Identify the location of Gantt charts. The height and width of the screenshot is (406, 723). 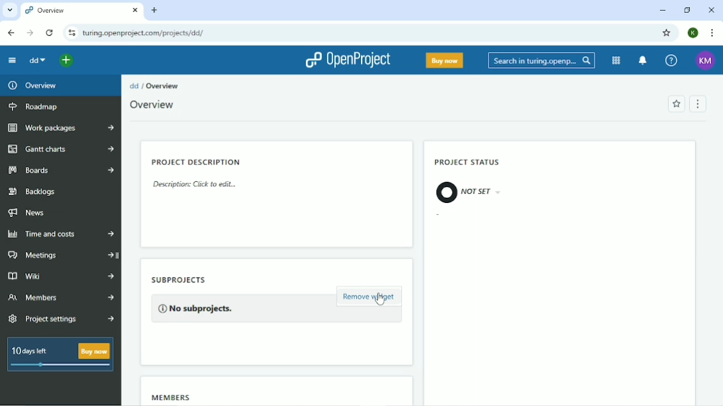
(60, 149).